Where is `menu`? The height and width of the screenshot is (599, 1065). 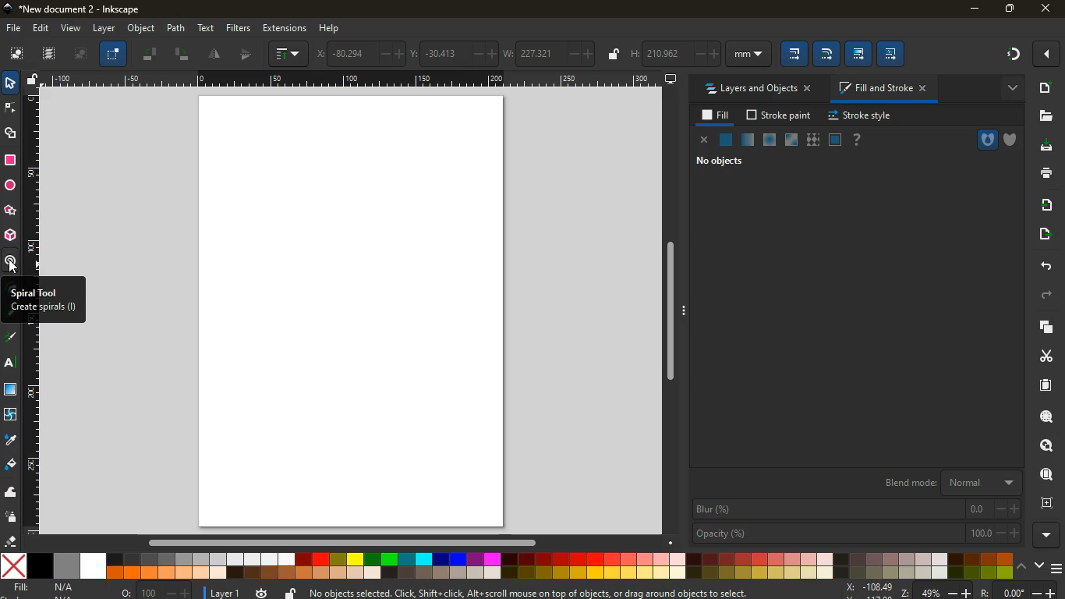 menu is located at coordinates (1058, 569).